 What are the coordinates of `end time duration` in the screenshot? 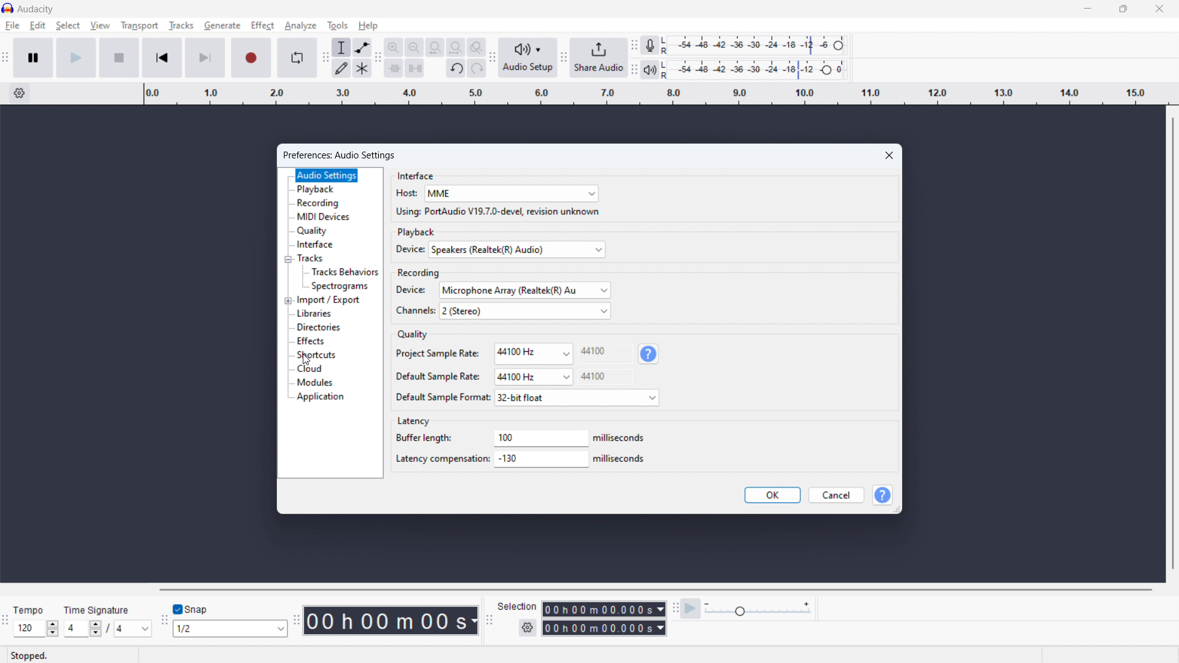 It's located at (596, 628).